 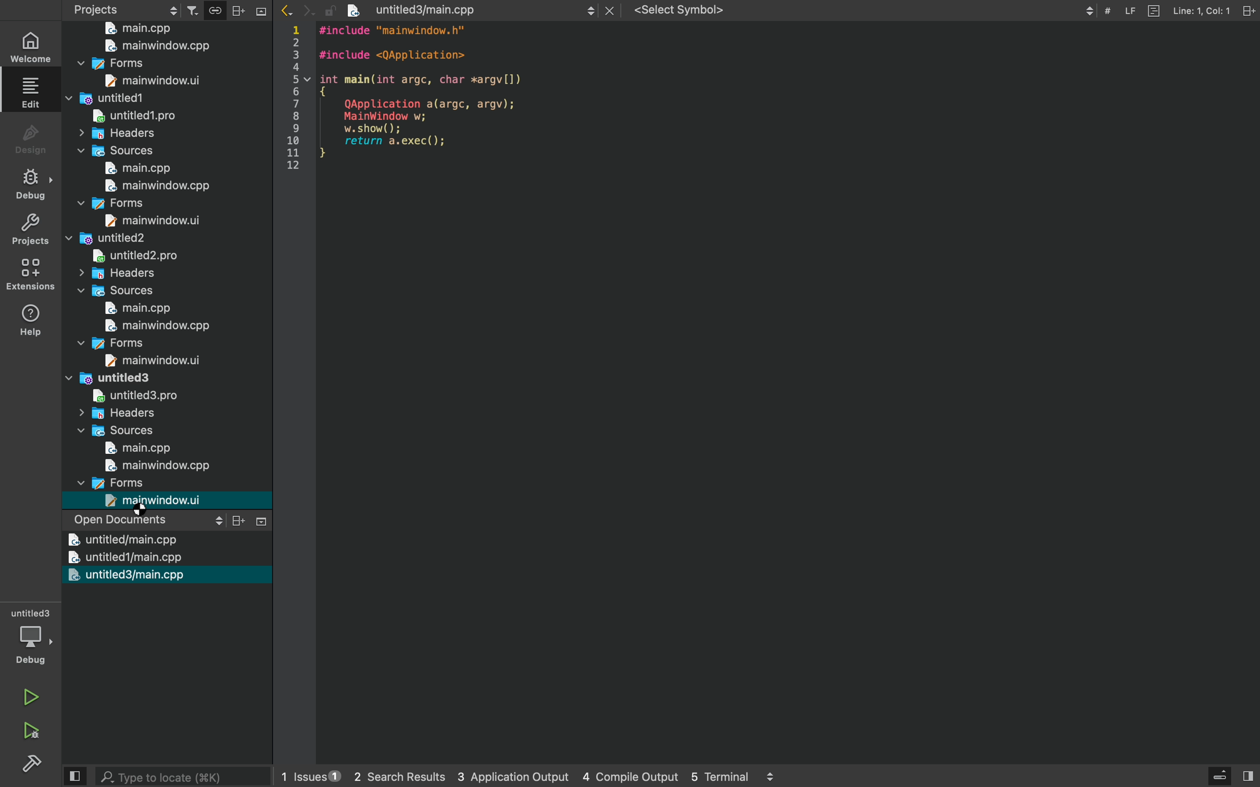 I want to click on mainwindow, so click(x=144, y=204).